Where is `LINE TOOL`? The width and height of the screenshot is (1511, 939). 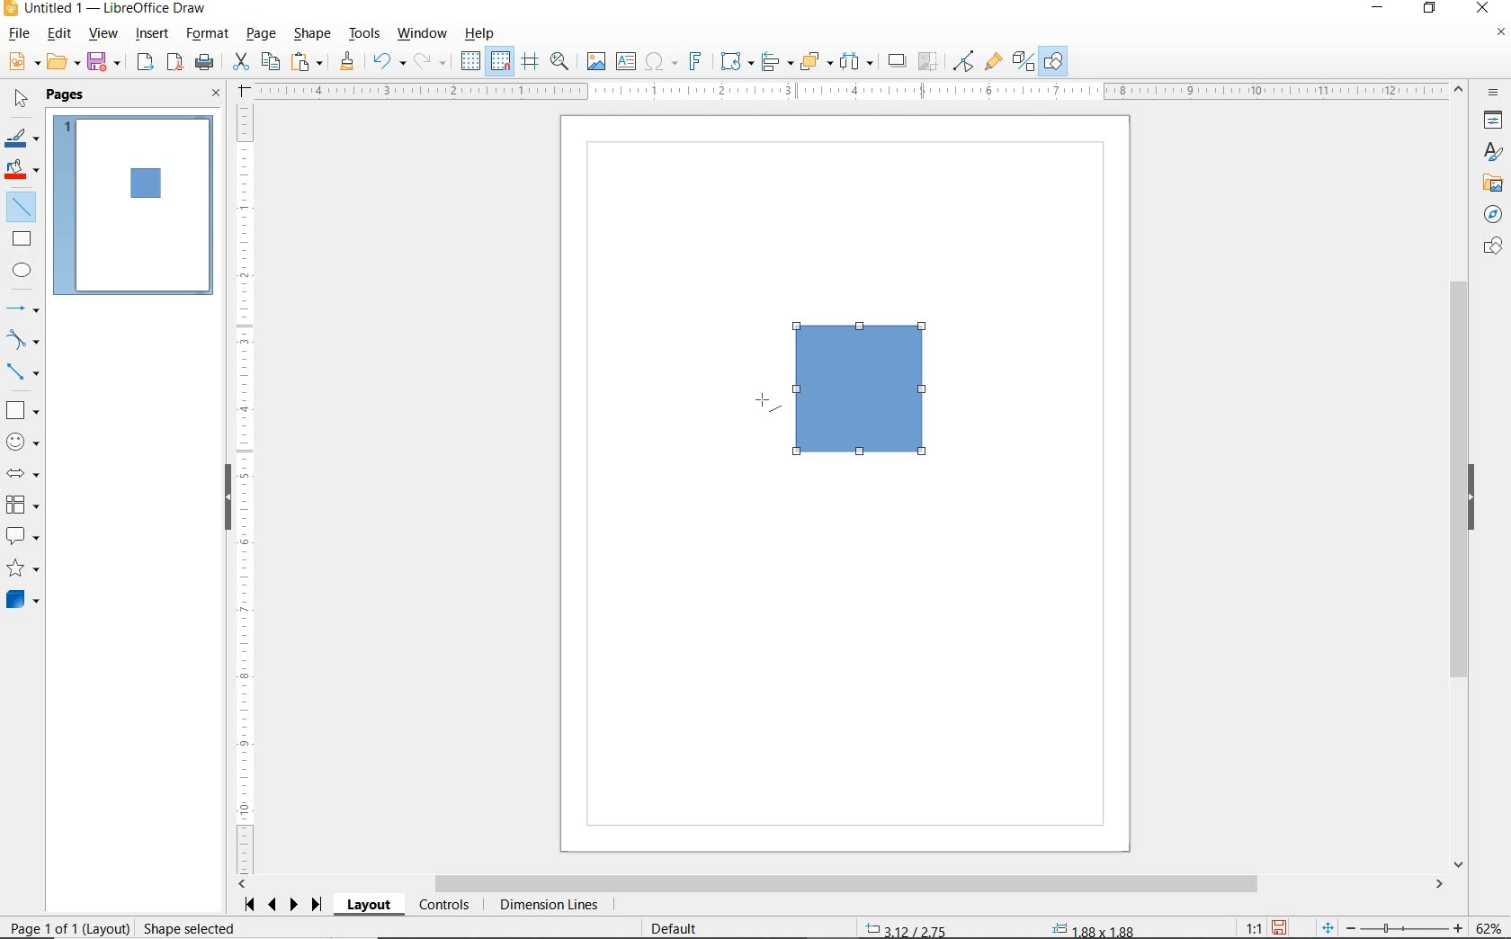
LINE TOOL is located at coordinates (768, 404).